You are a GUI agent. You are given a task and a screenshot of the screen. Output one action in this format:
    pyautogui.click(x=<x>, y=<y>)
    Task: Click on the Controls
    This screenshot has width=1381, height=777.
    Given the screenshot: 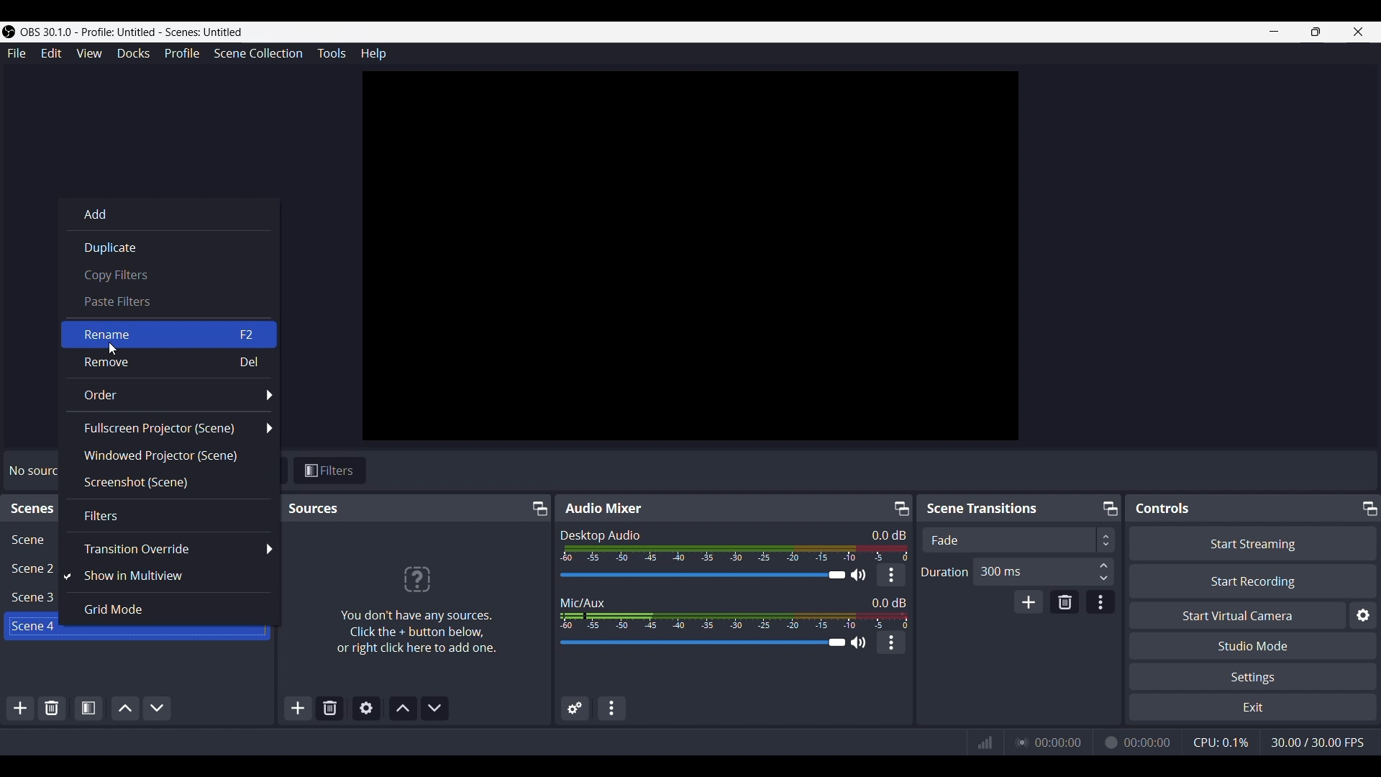 What is the action you would take?
    pyautogui.click(x=1166, y=508)
    